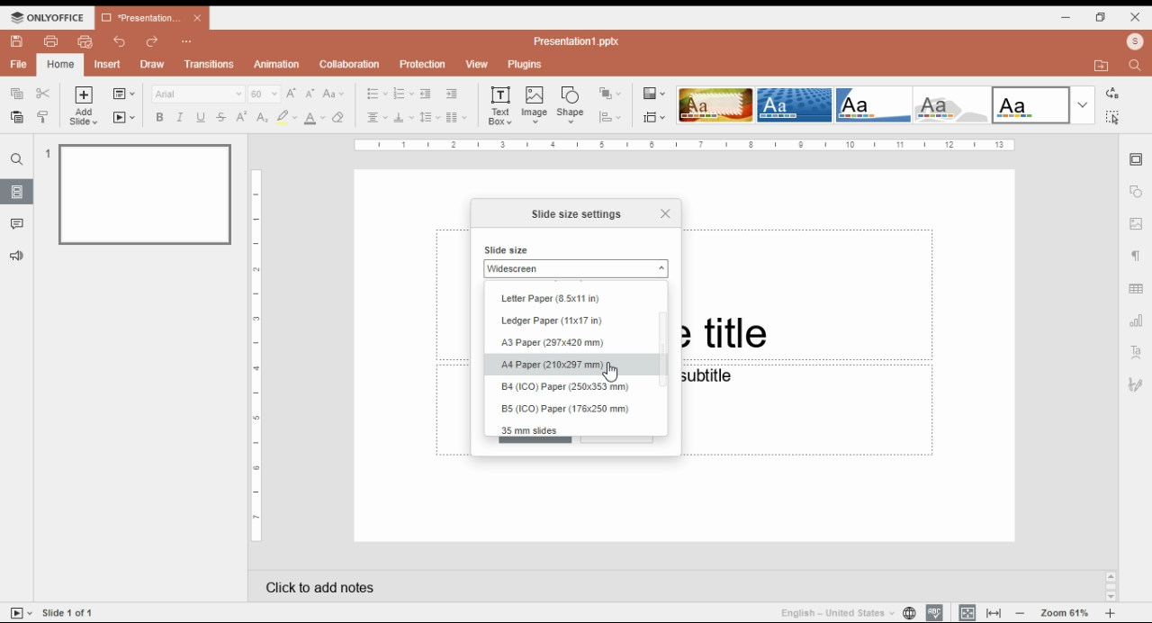 This screenshot has width=1152, height=623. Describe the element at coordinates (15, 92) in the screenshot. I see `copy` at that location.